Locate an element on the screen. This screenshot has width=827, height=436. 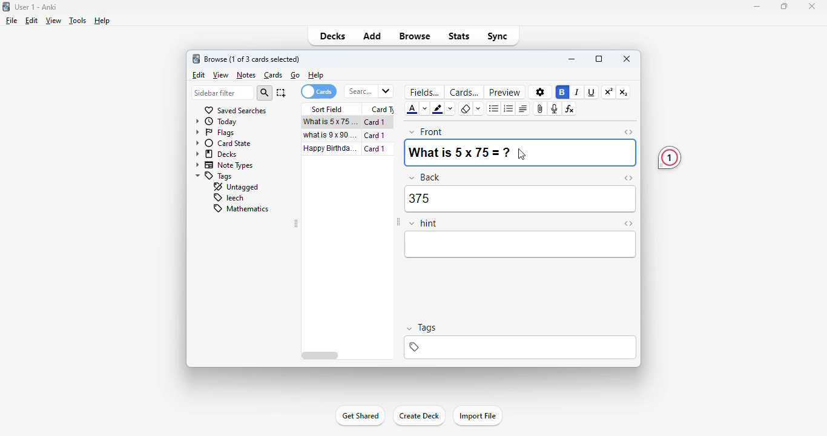
front is located at coordinates (426, 132).